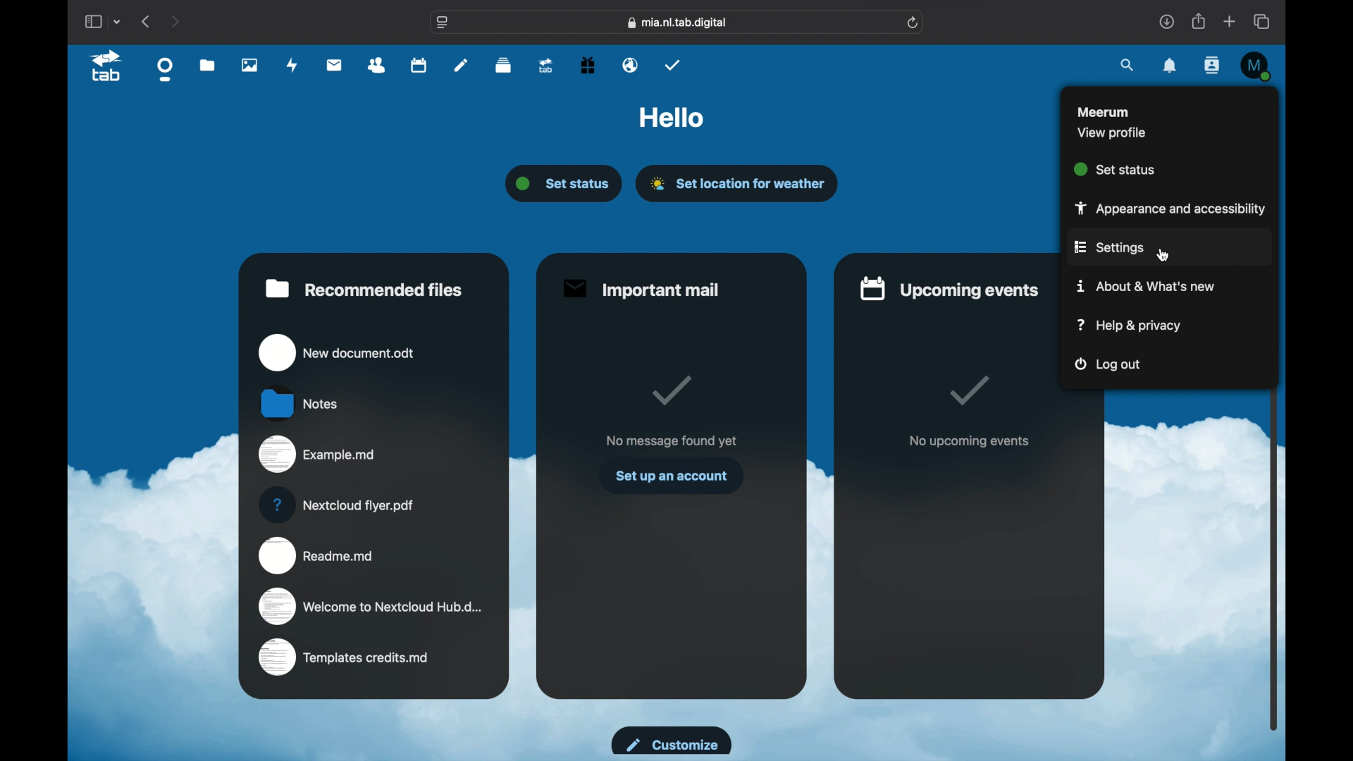 This screenshot has width=1353, height=761. What do you see at coordinates (335, 65) in the screenshot?
I see `mail` at bounding box center [335, 65].